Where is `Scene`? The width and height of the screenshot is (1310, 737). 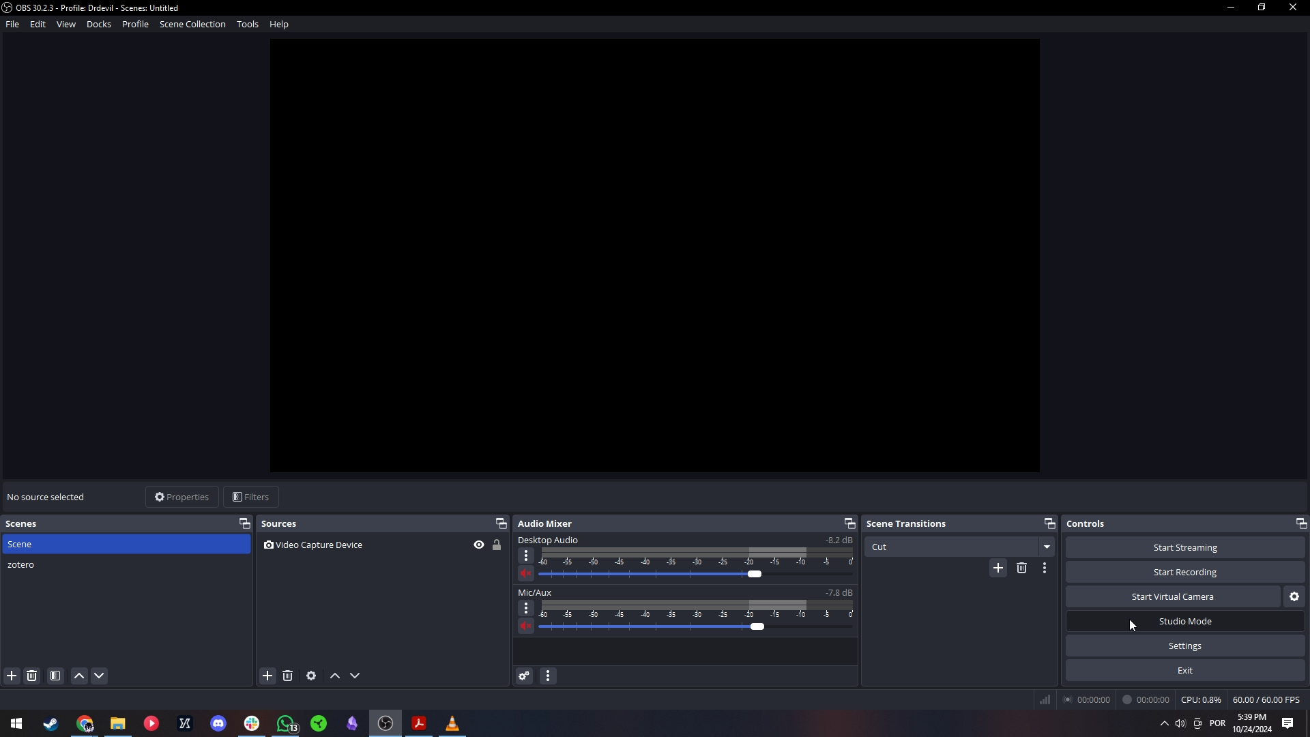 Scene is located at coordinates (128, 544).